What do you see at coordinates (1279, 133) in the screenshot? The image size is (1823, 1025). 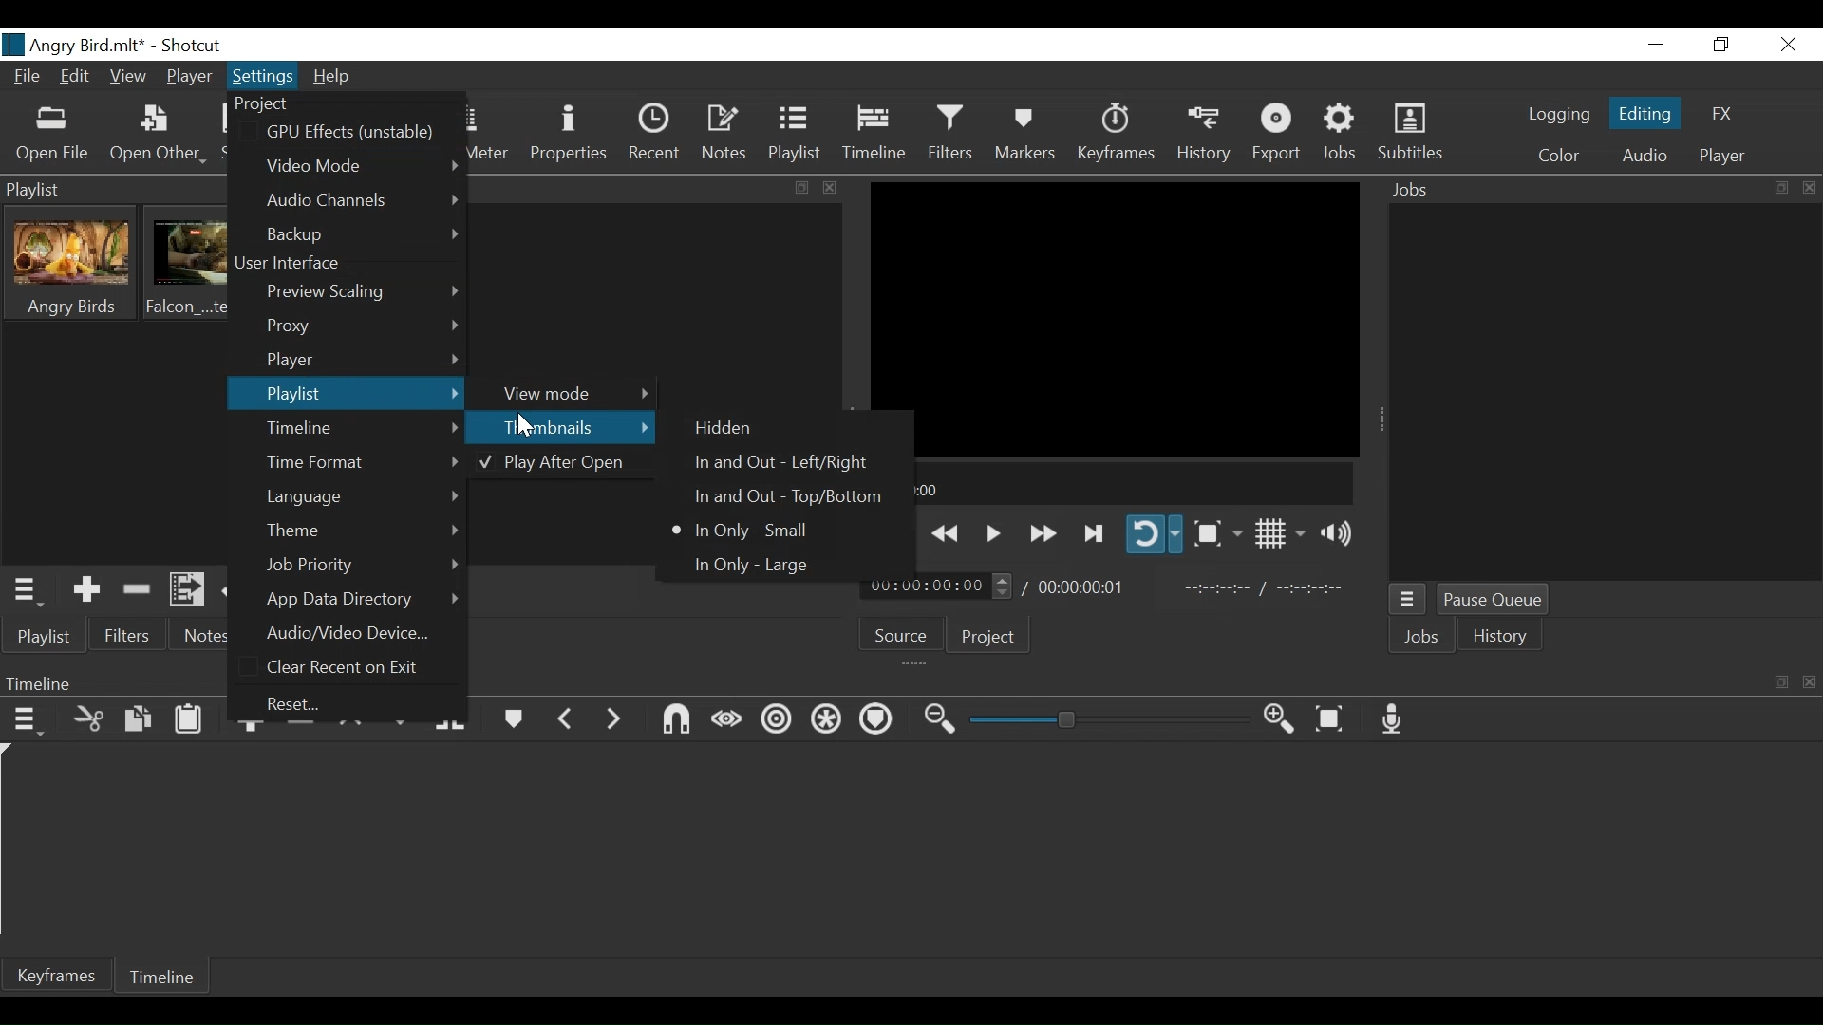 I see `Export` at bounding box center [1279, 133].